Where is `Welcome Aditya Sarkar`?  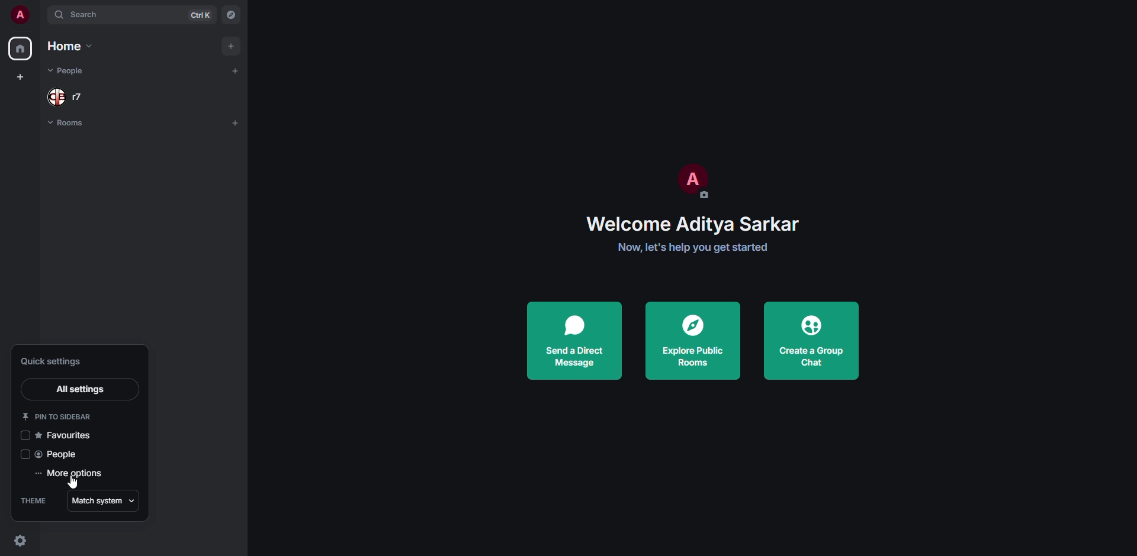 Welcome Aditya Sarkar is located at coordinates (697, 223).